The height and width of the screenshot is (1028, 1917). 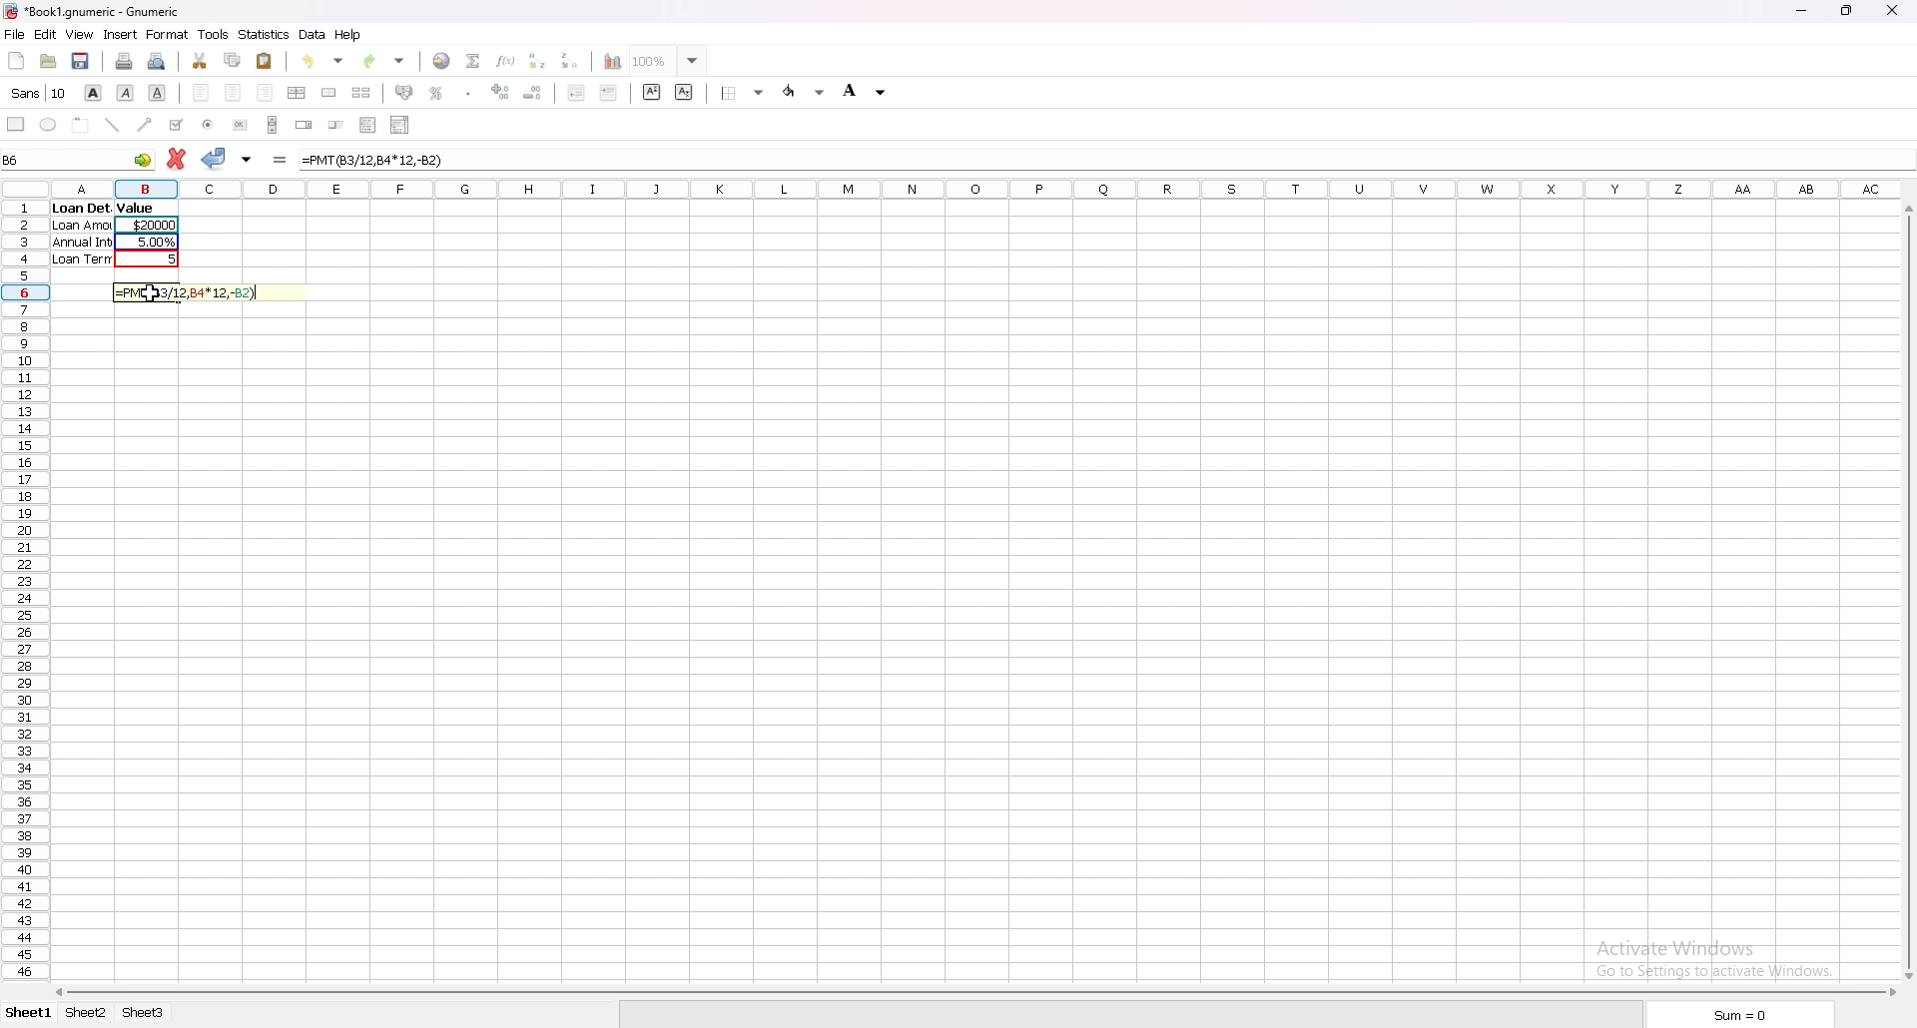 What do you see at coordinates (314, 35) in the screenshot?
I see `data` at bounding box center [314, 35].